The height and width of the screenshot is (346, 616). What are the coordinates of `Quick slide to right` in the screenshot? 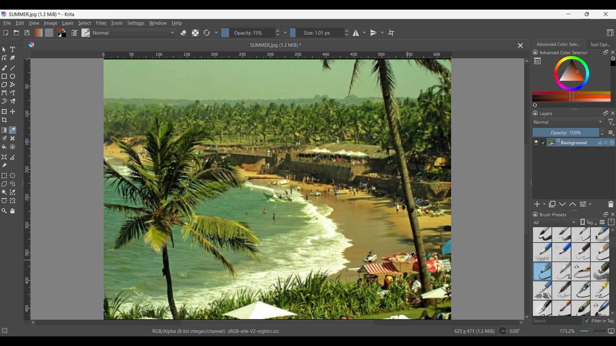 It's located at (521, 323).